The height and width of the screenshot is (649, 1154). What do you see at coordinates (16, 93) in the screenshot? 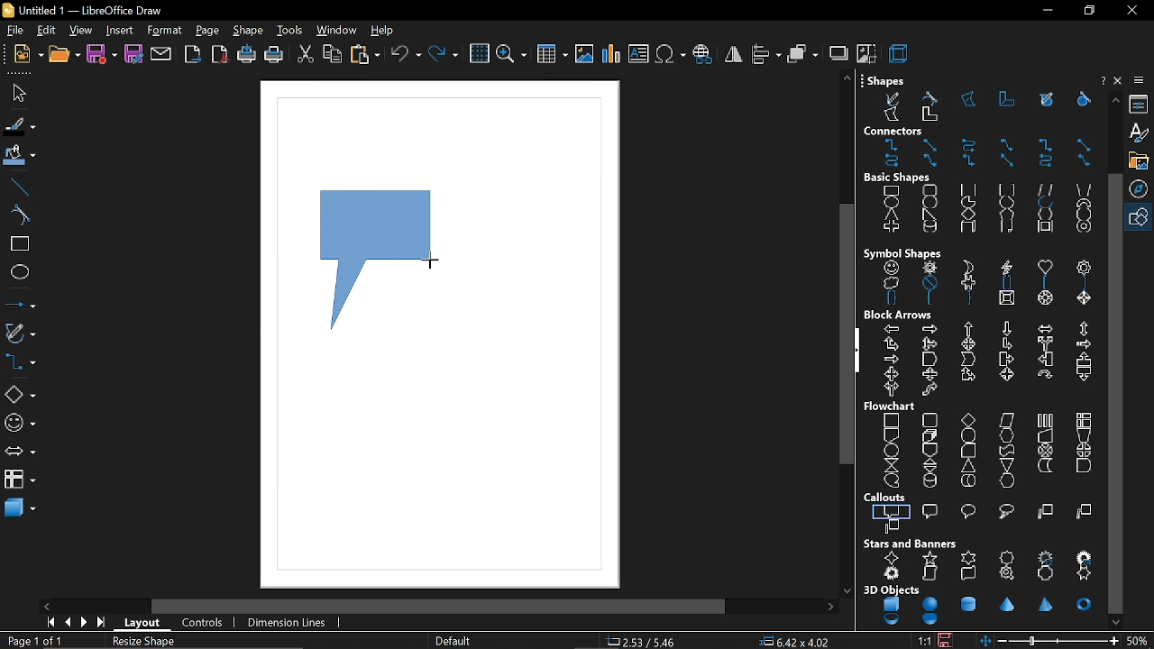
I see `select` at bounding box center [16, 93].